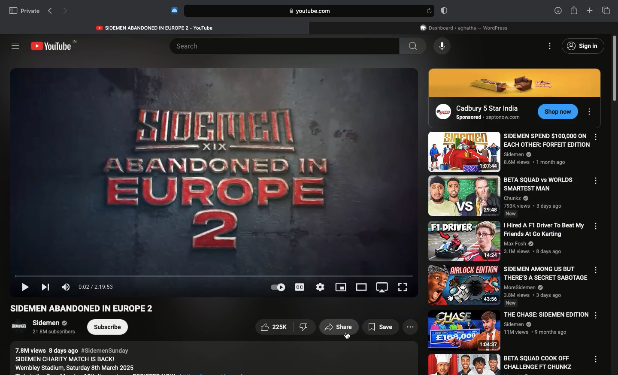 Image resolution: width=618 pixels, height=375 pixels. Describe the element at coordinates (476, 111) in the screenshot. I see `Ad` at that location.